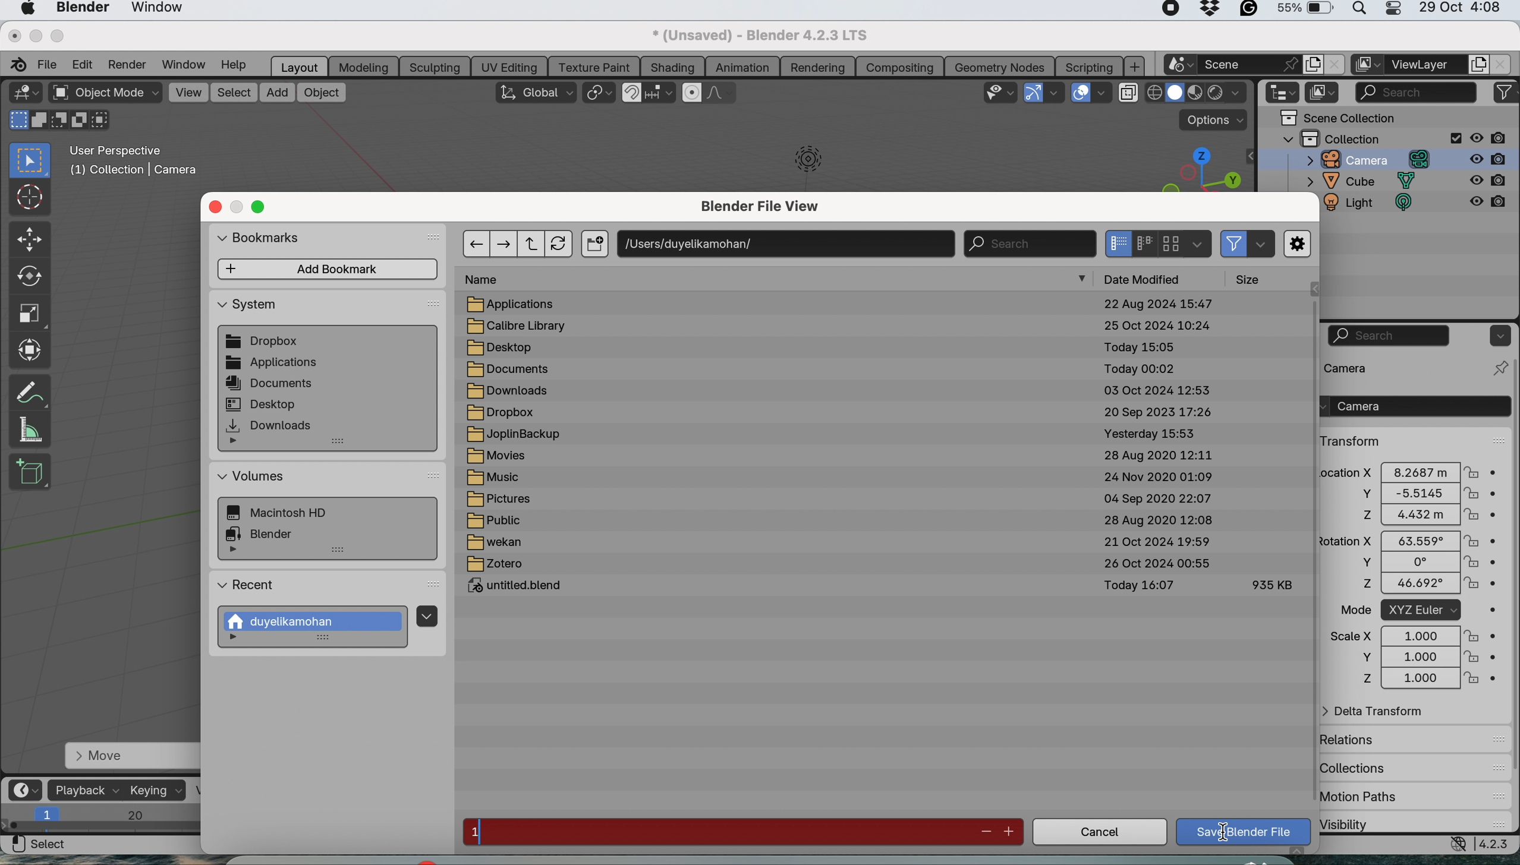 This screenshot has width=1520, height=865. Describe the element at coordinates (515, 435) in the screenshot. I see `joplin backup` at that location.